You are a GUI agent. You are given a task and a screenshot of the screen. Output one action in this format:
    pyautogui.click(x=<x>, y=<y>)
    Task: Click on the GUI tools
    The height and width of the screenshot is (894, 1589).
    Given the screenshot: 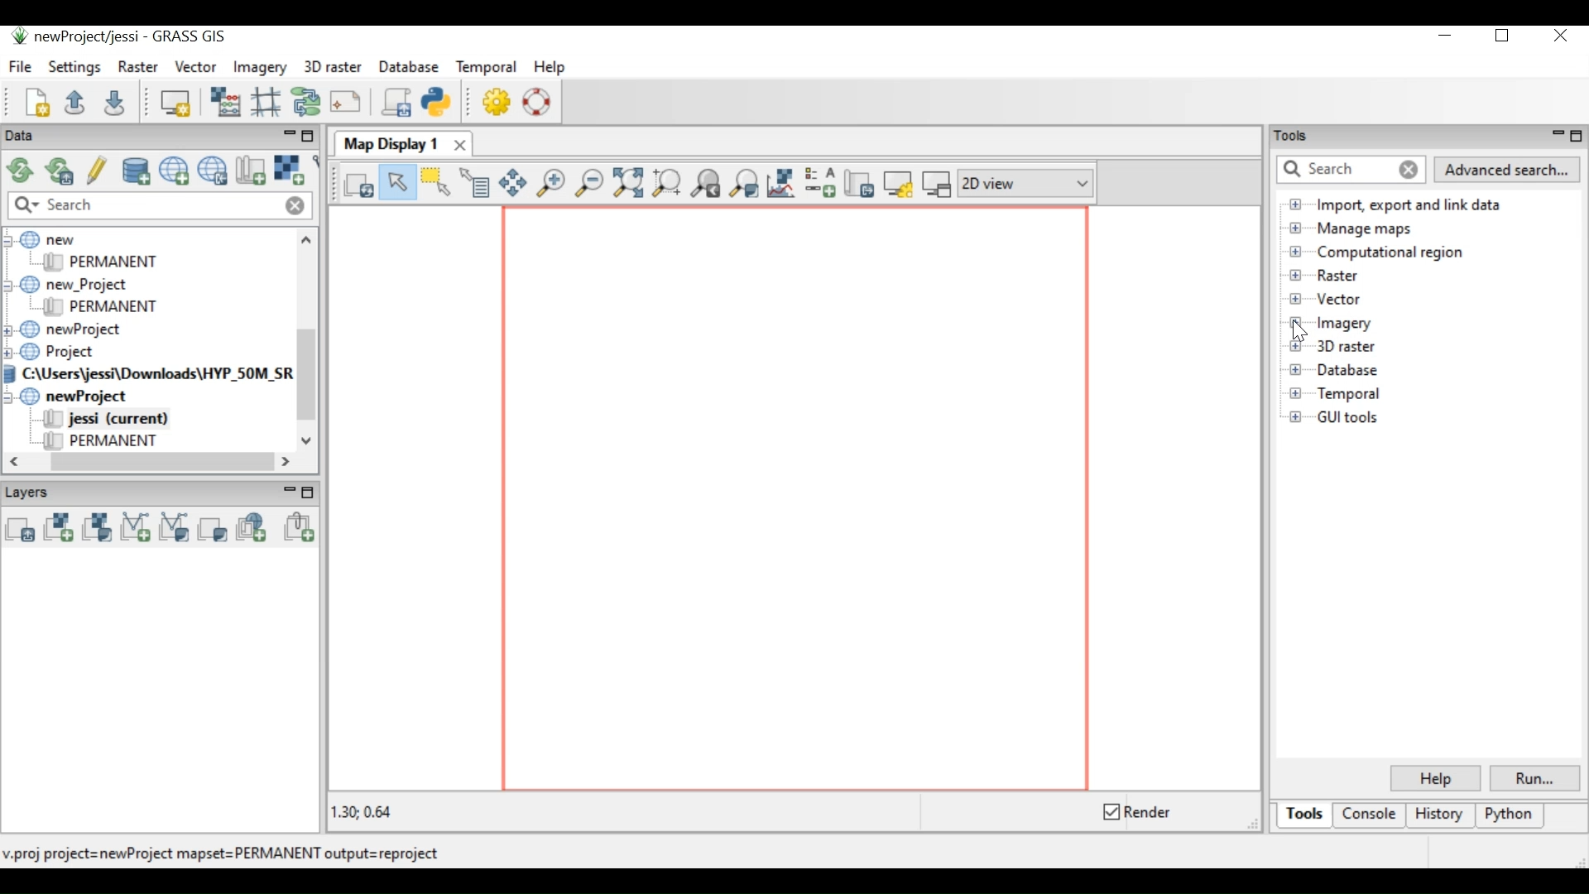 What is the action you would take?
    pyautogui.click(x=1337, y=419)
    